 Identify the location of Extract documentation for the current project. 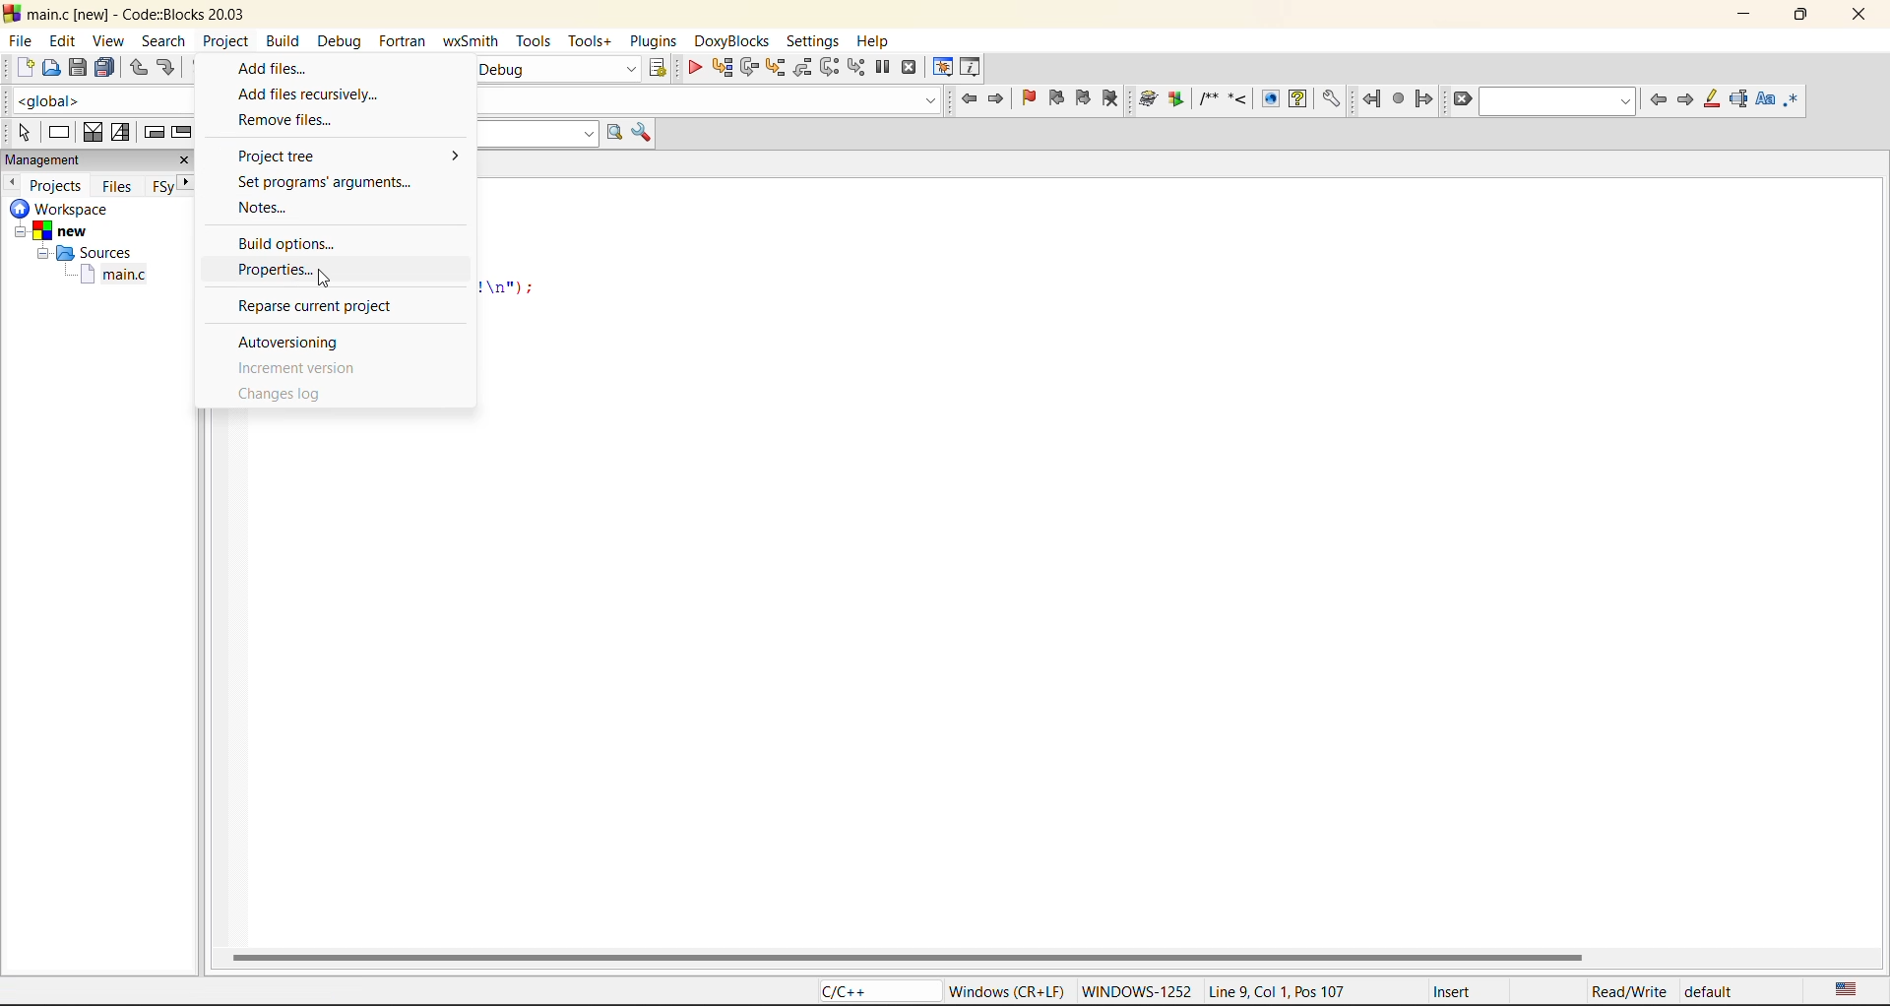
(1173, 99).